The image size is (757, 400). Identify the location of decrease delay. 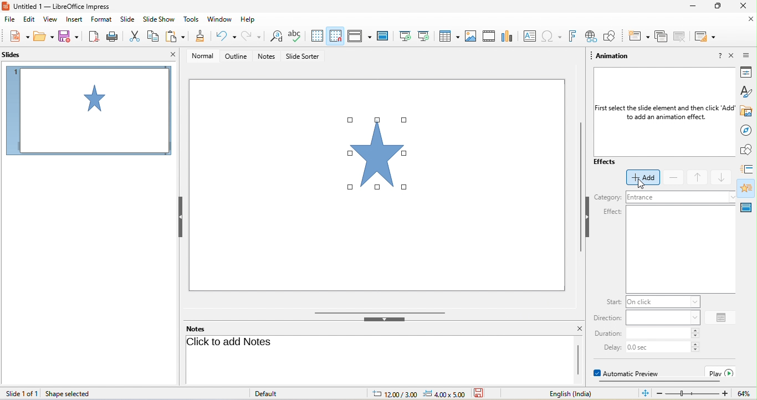
(695, 350).